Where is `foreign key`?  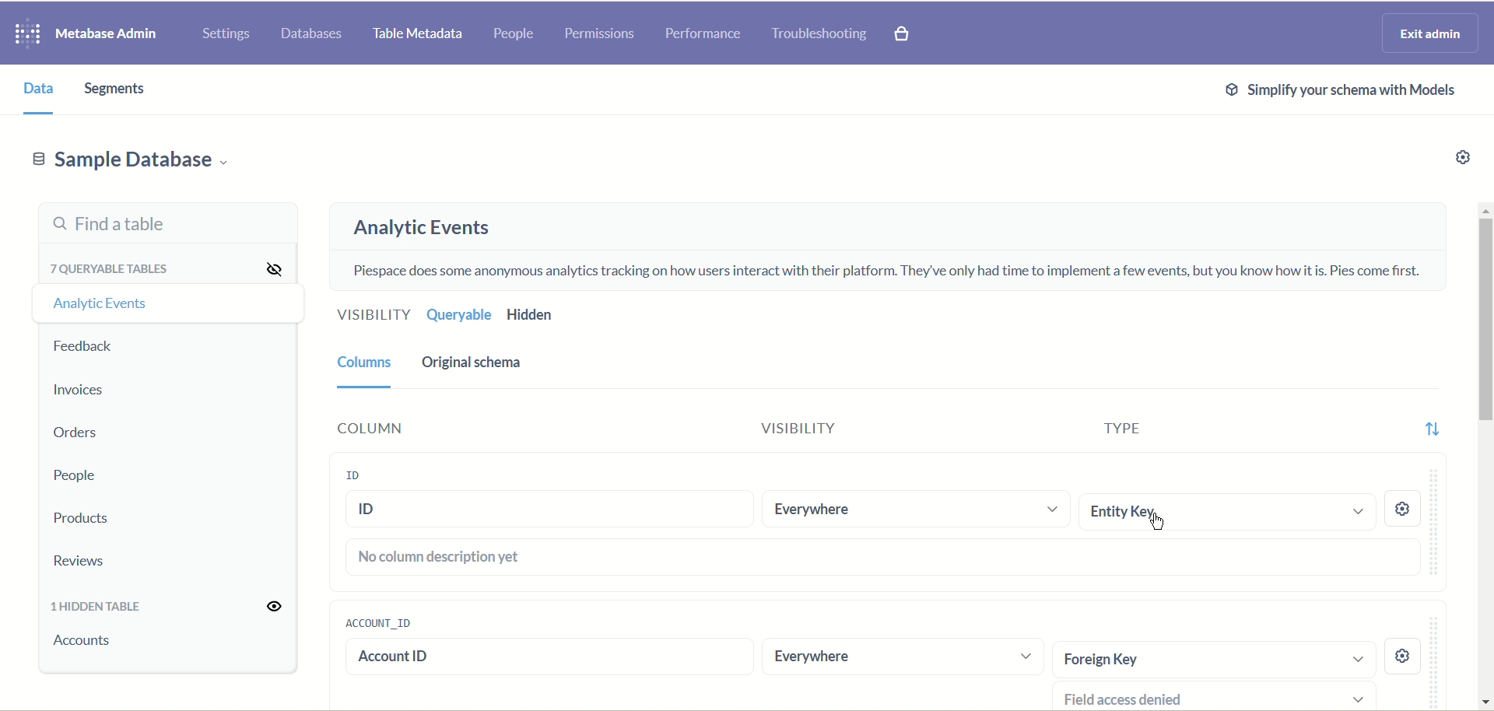
foreign key is located at coordinates (1212, 658).